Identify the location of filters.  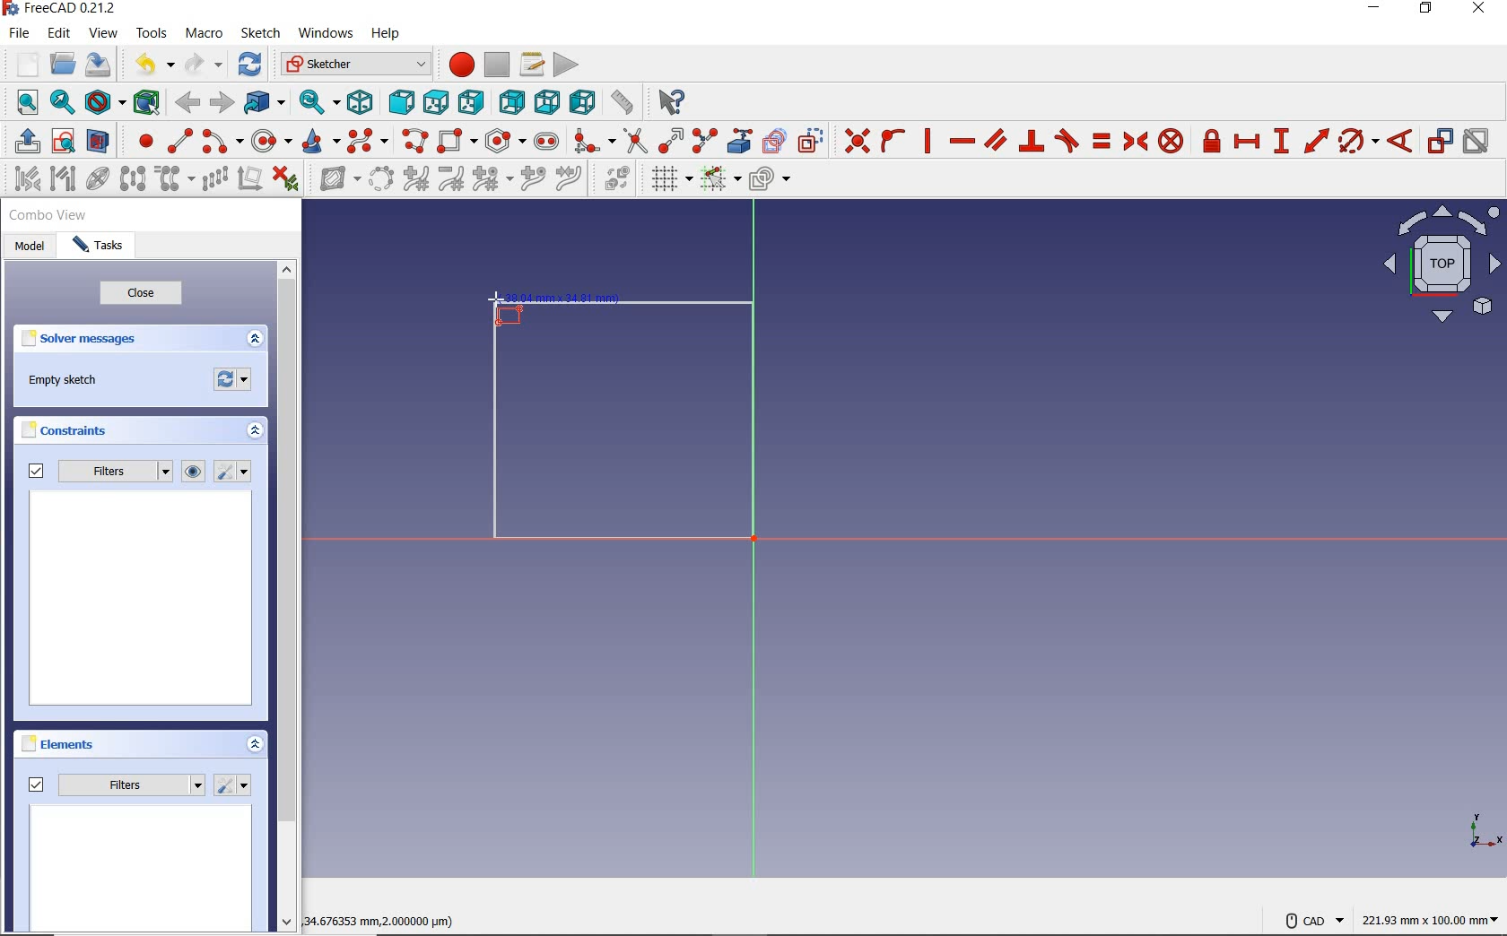
(96, 472).